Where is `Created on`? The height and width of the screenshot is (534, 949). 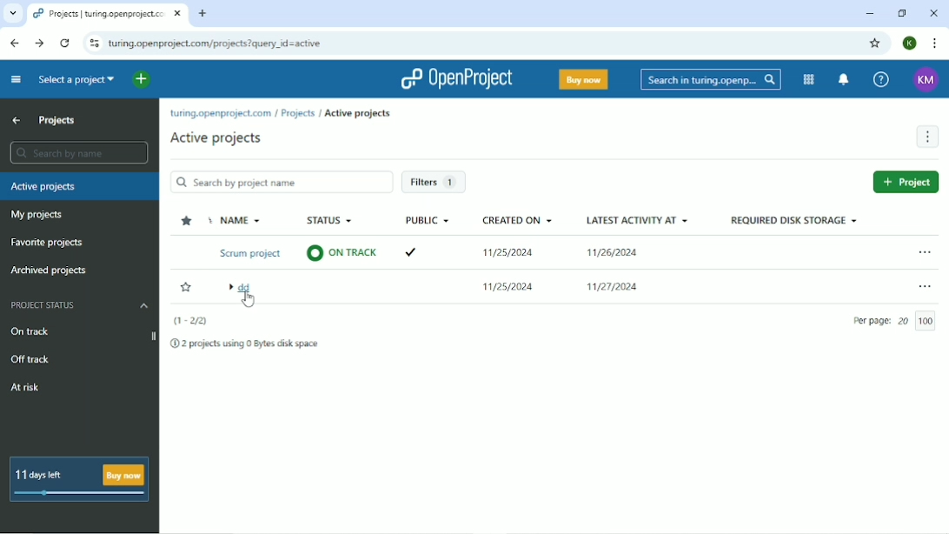
Created on is located at coordinates (517, 220).